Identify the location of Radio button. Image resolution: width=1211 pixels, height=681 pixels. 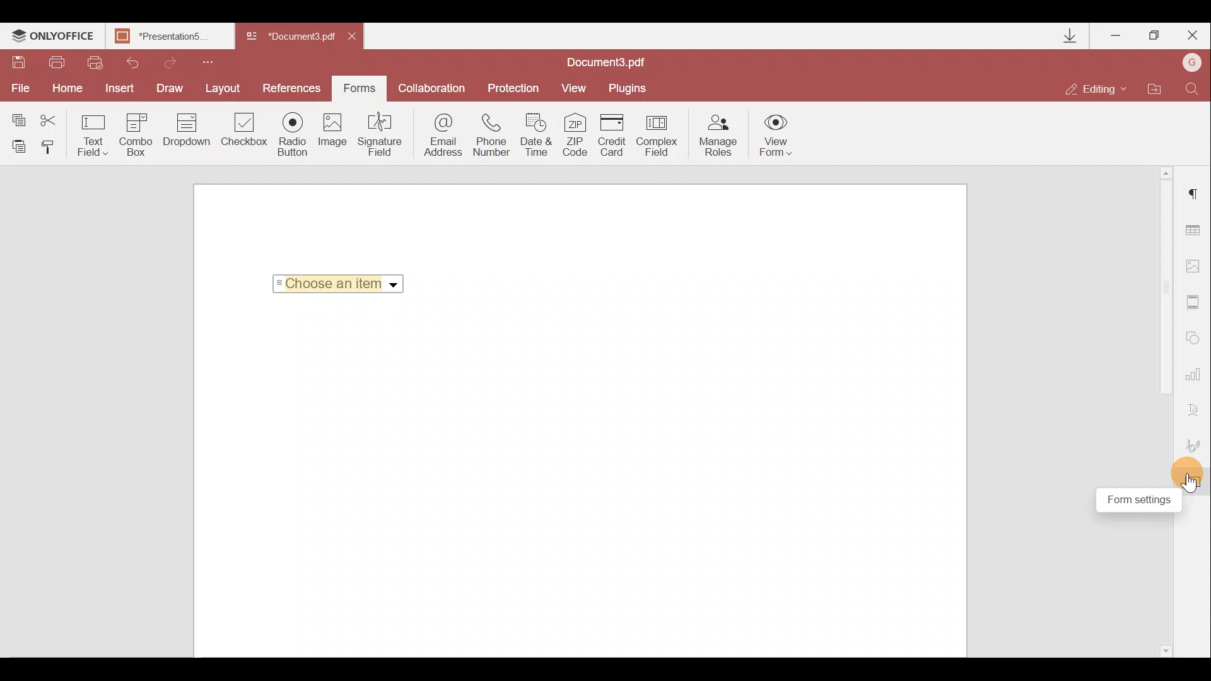
(293, 134).